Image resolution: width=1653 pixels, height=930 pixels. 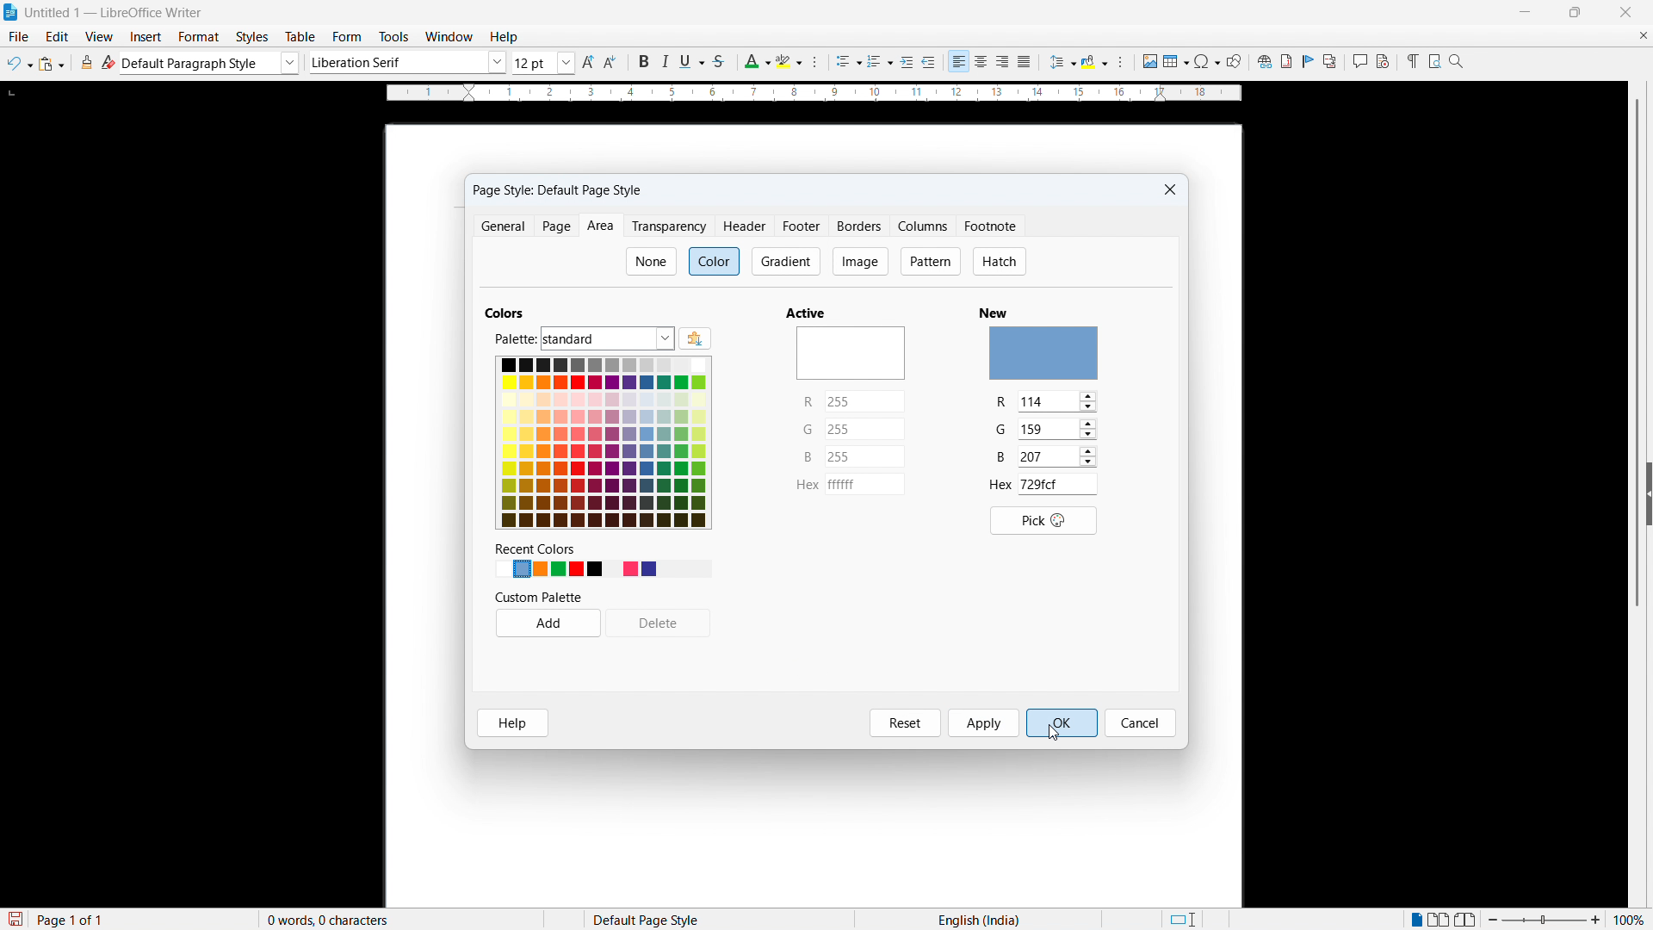 I want to click on Print preview , so click(x=1434, y=59).